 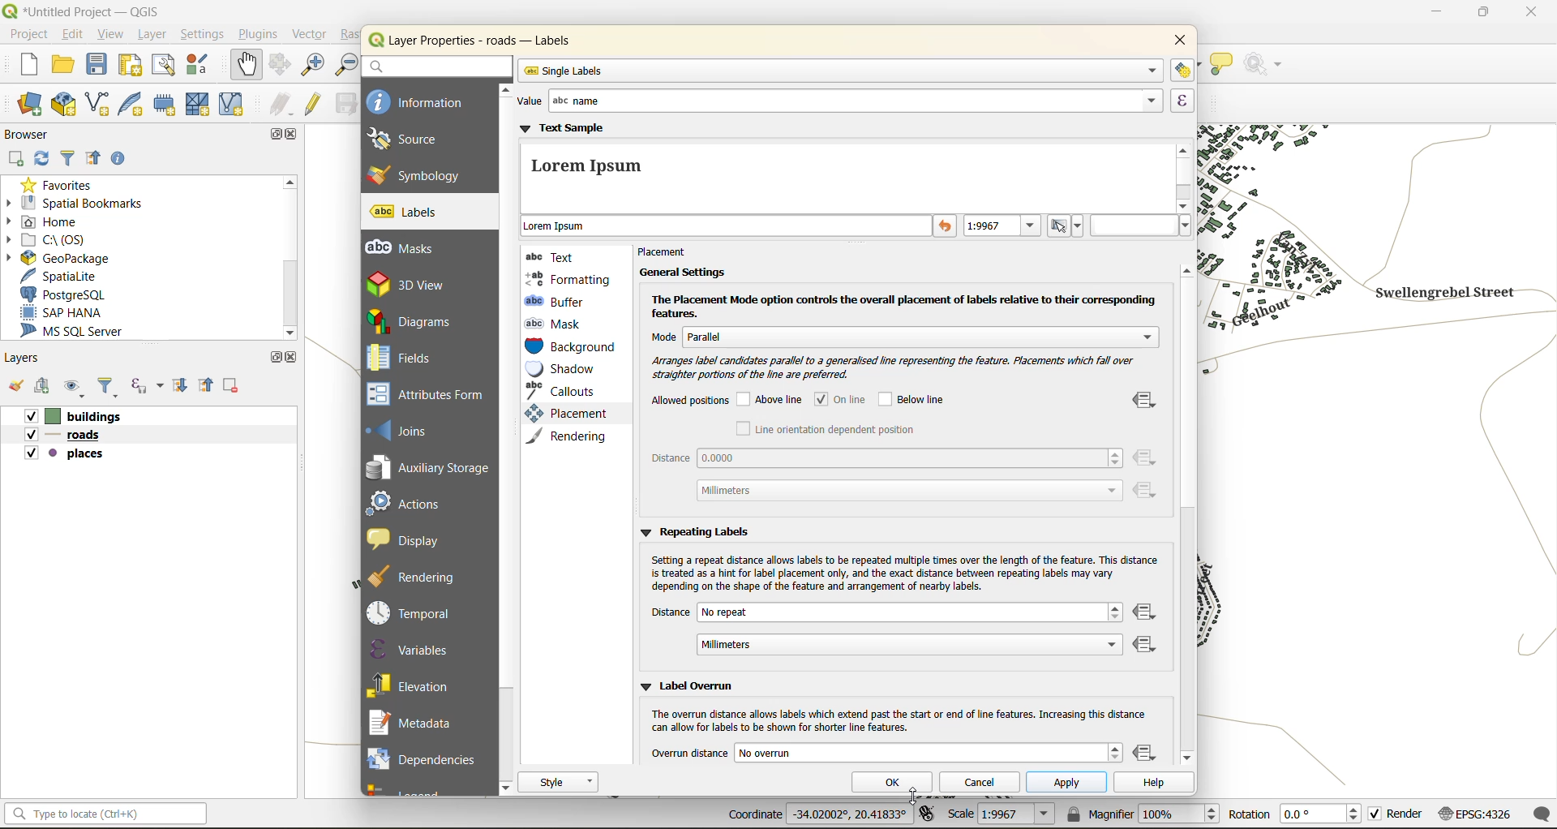 I want to click on expand all, so click(x=176, y=388).